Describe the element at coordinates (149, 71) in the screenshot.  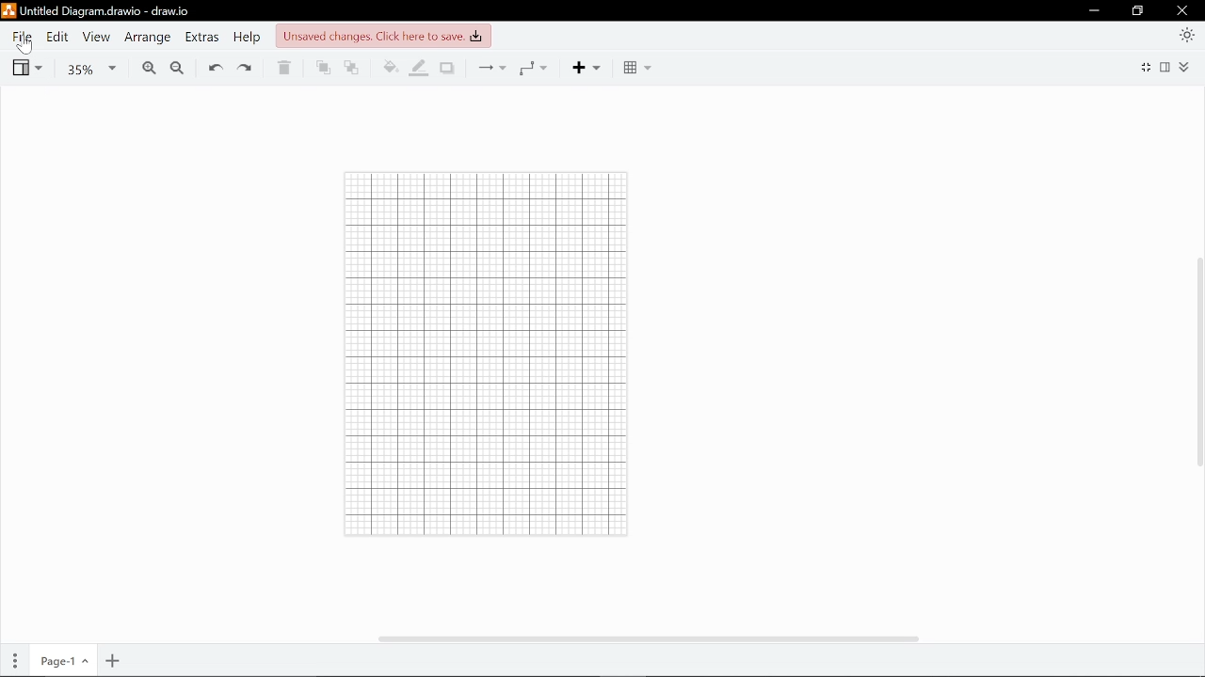
I see `Zoom in` at that location.